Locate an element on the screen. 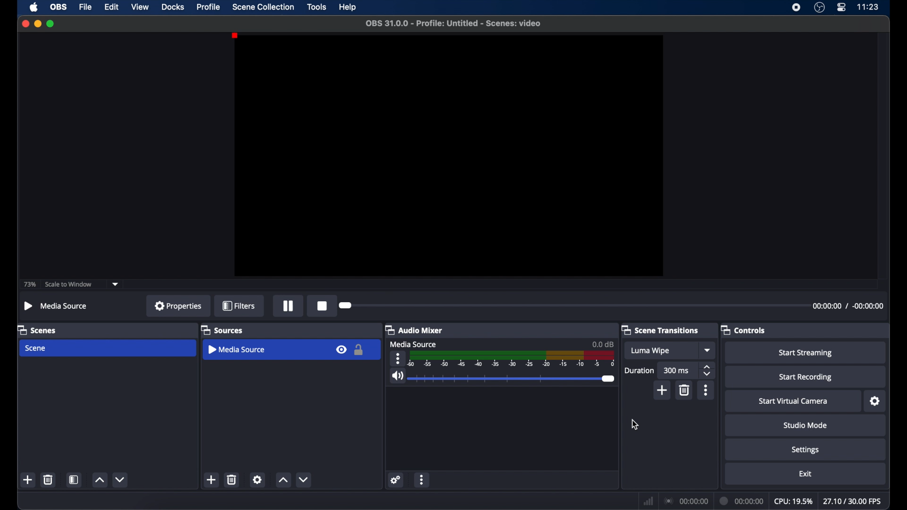 This screenshot has width=907, height=510. settings is located at coordinates (876, 401).